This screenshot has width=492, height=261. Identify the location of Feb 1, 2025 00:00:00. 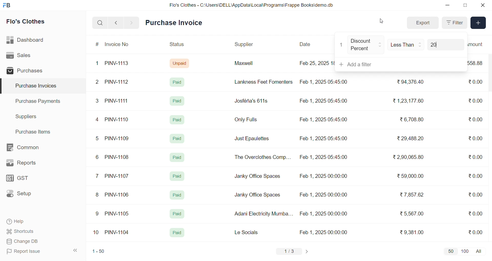
(323, 194).